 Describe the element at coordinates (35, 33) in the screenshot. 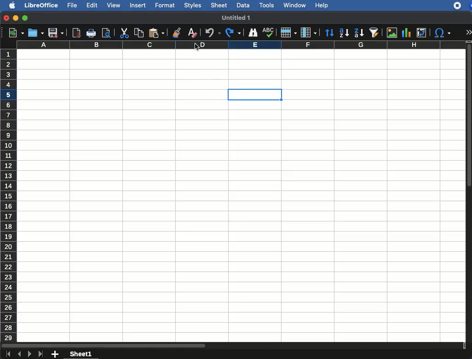

I see `save` at that location.